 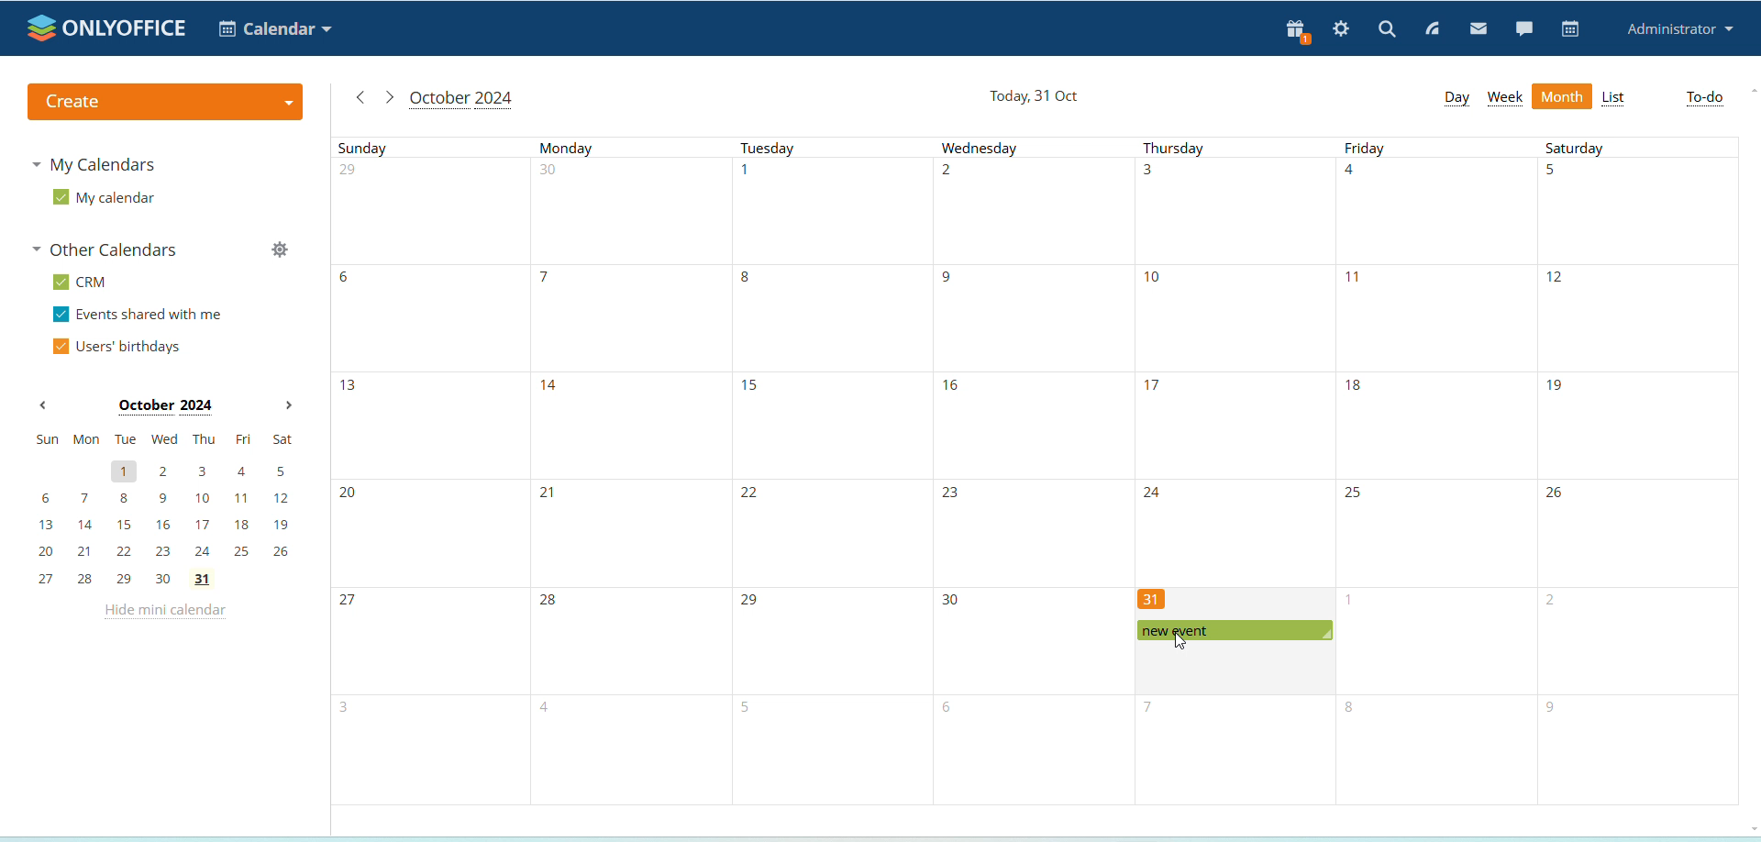 I want to click on logo, so click(x=108, y=28).